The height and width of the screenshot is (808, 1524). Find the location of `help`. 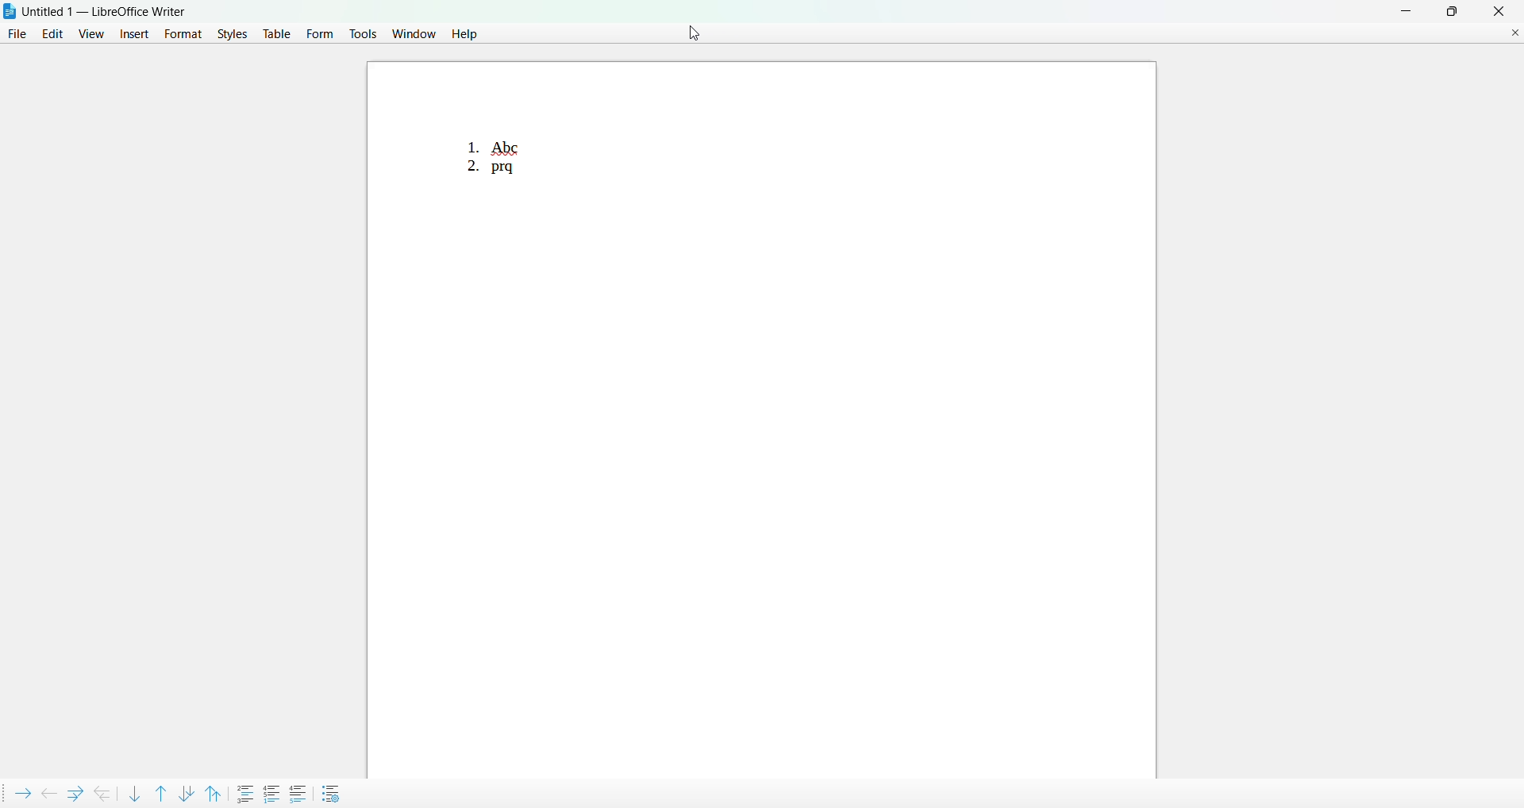

help is located at coordinates (463, 35).